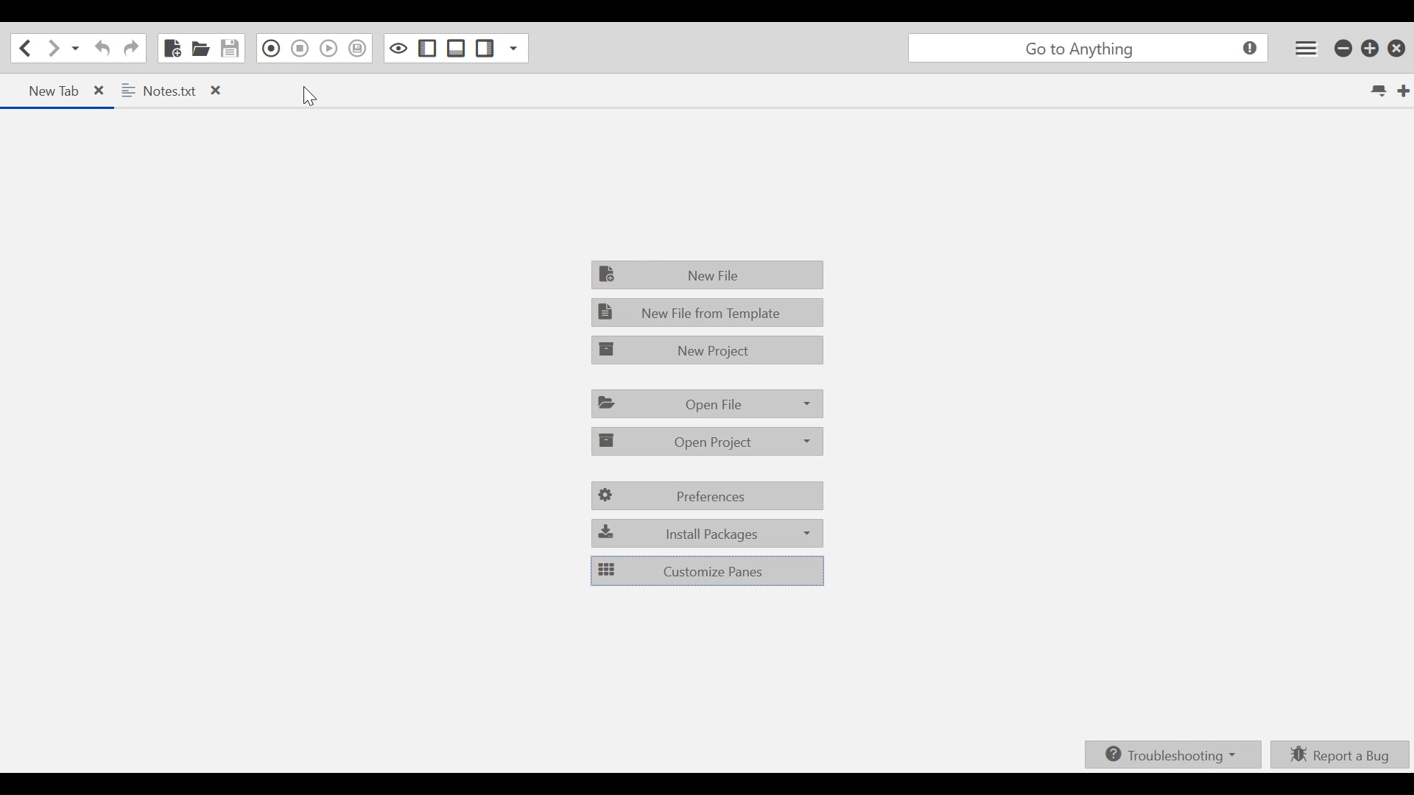  Describe the element at coordinates (706, 405) in the screenshot. I see `Open File` at that location.